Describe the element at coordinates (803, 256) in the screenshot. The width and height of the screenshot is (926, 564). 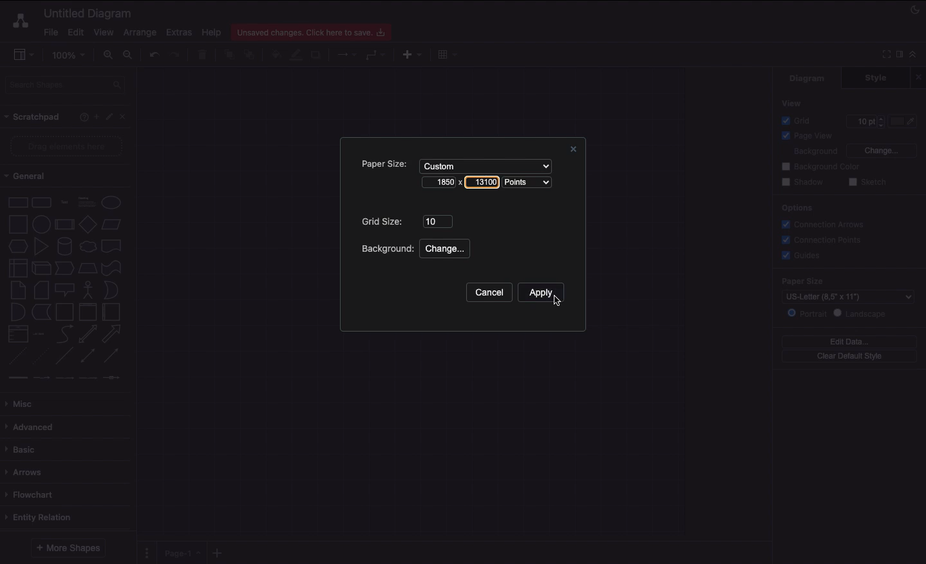
I see `Guides` at that location.